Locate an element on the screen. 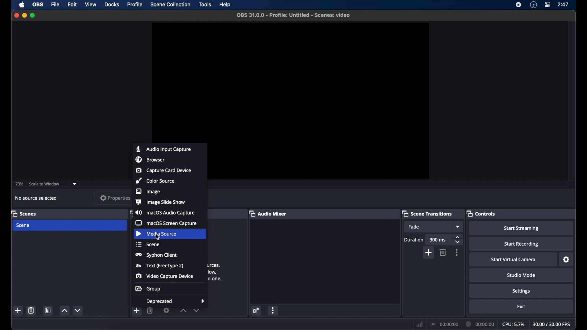  settings is located at coordinates (566, 260).